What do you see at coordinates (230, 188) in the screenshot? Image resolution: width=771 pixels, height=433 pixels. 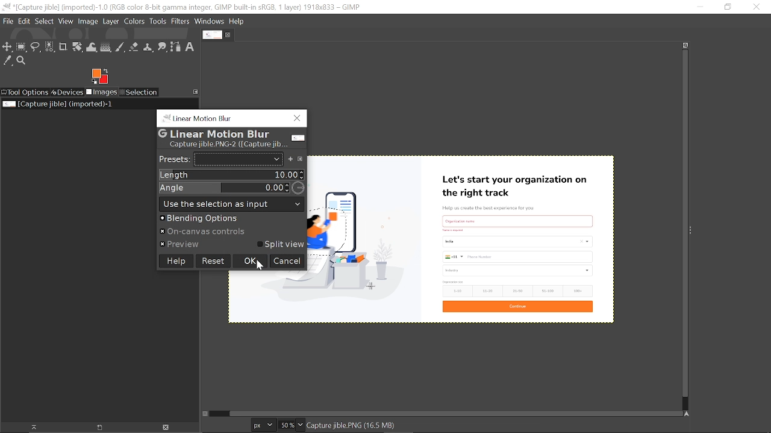 I see `Angle` at bounding box center [230, 188].